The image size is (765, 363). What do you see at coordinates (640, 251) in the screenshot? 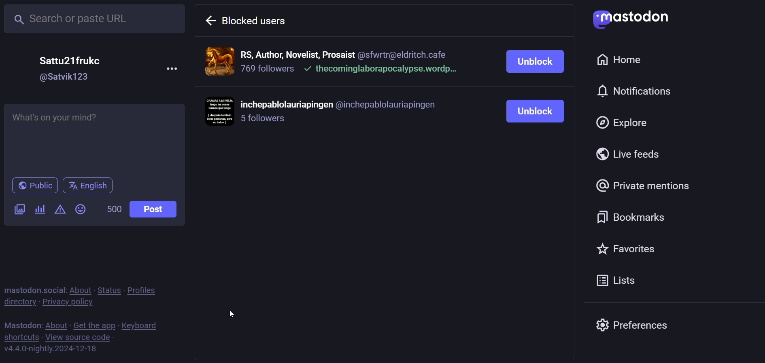
I see `favorites` at bounding box center [640, 251].